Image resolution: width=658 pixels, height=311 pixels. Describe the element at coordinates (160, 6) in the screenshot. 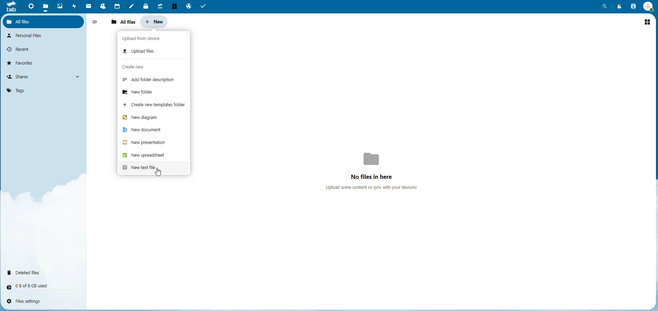

I see `Upgrade` at that location.